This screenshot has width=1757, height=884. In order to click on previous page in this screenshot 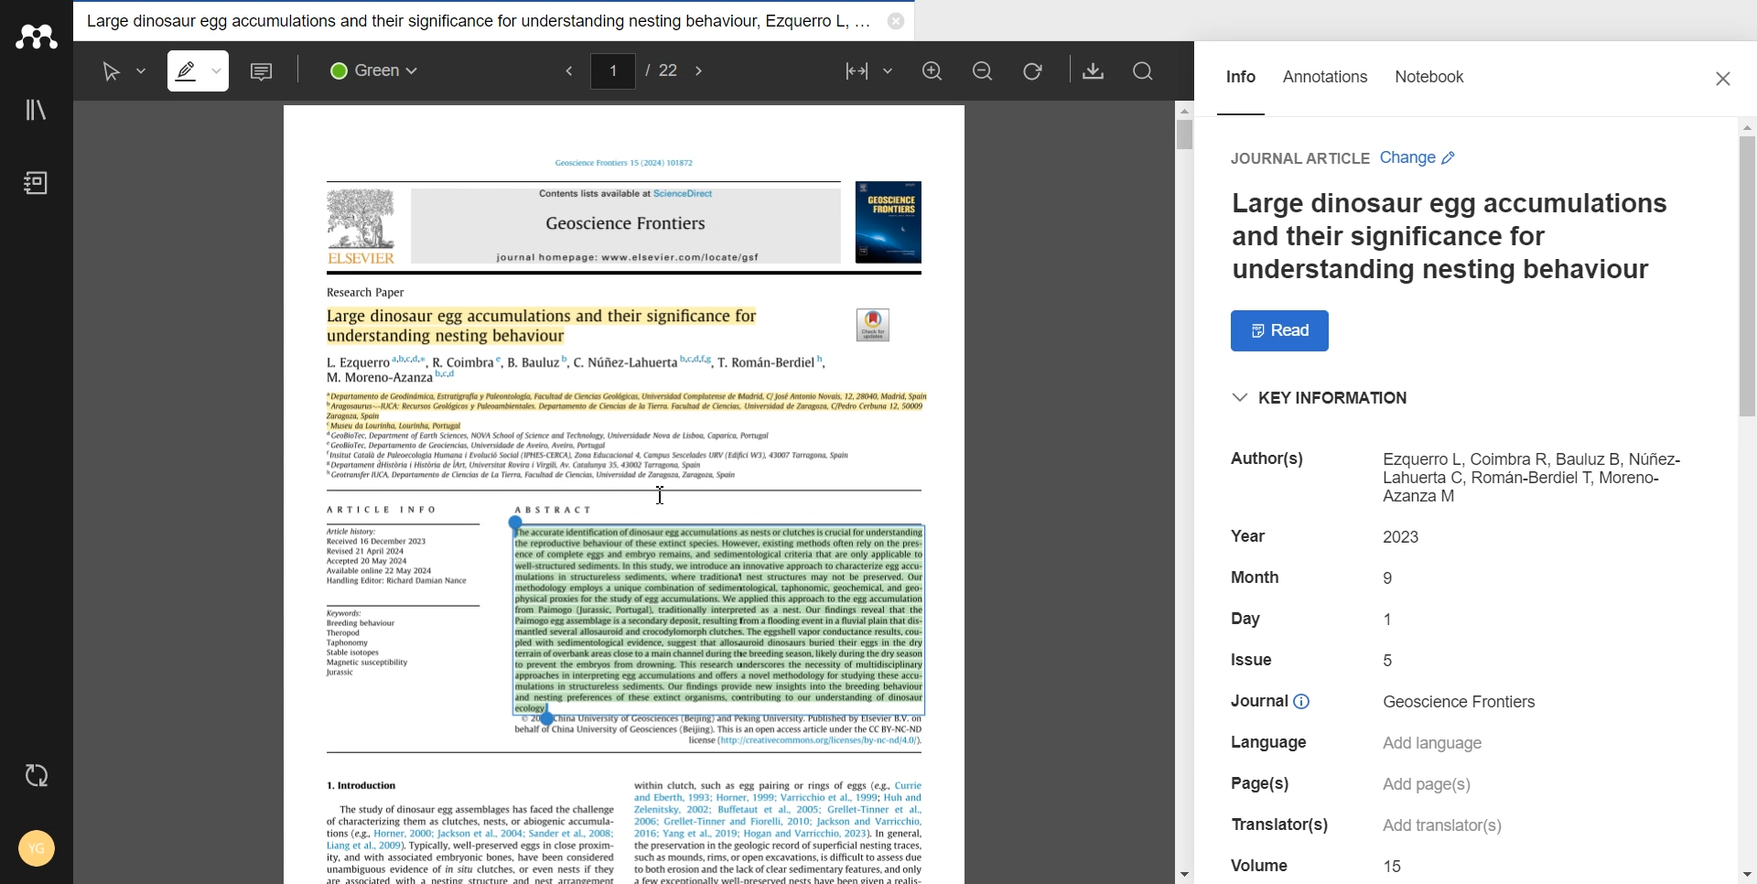, I will do `click(565, 72)`.